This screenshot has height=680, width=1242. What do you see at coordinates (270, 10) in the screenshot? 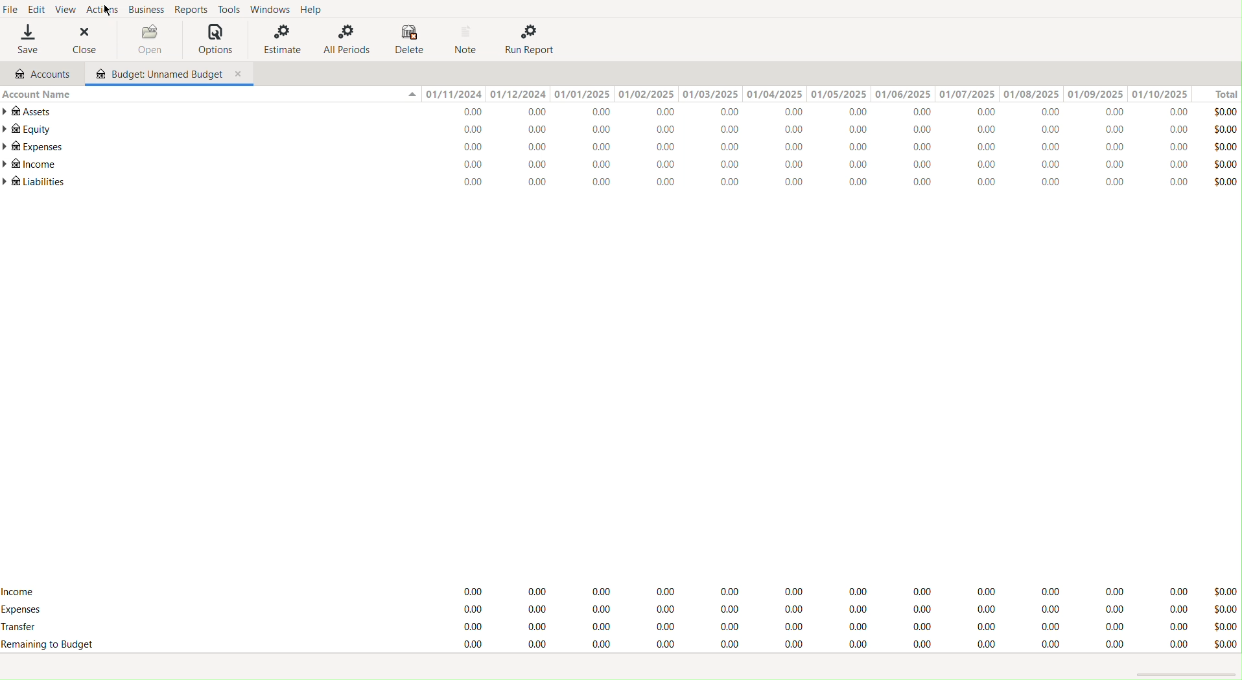
I see `Windows` at bounding box center [270, 10].